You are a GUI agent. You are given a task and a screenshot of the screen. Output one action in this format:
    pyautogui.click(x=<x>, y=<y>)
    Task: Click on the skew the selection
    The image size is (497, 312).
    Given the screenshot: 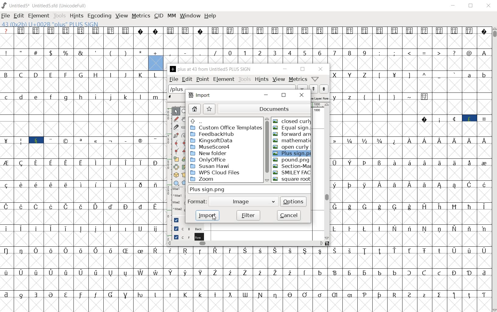 What is the action you would take?
    pyautogui.click(x=184, y=167)
    